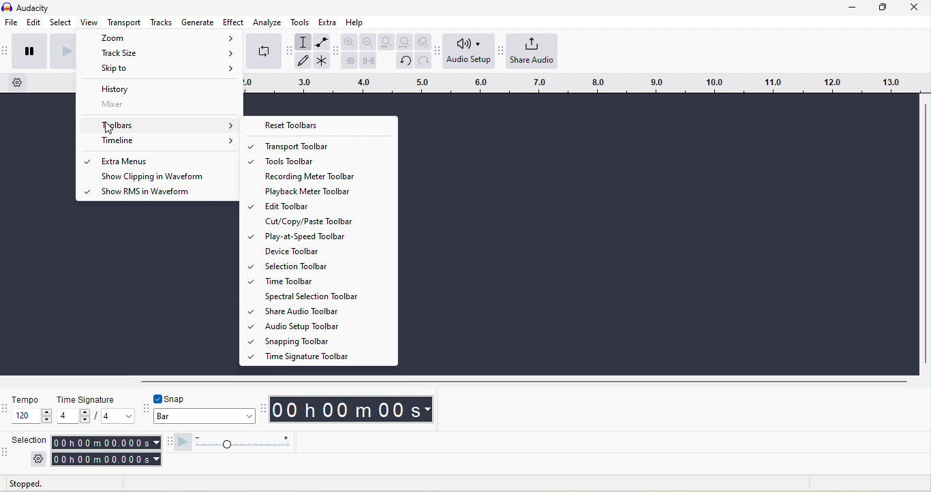  Describe the element at coordinates (7, 7) in the screenshot. I see `audacity logo` at that location.